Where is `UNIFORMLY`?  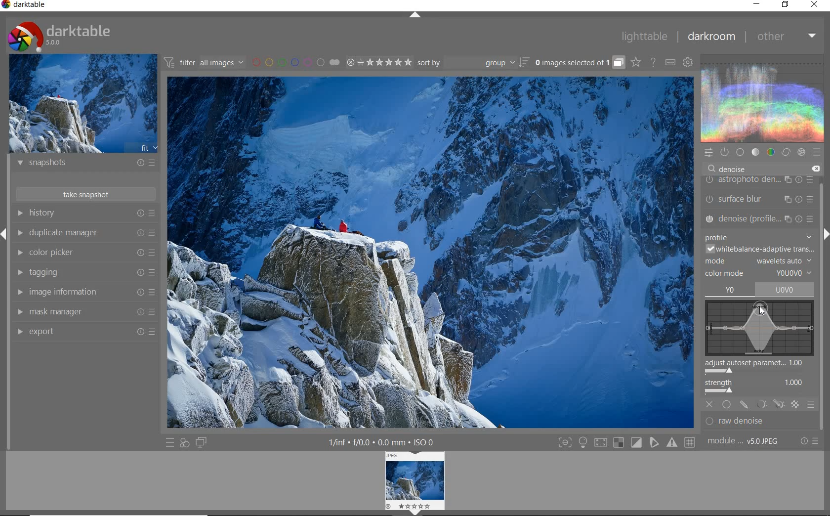 UNIFORMLY is located at coordinates (727, 404).